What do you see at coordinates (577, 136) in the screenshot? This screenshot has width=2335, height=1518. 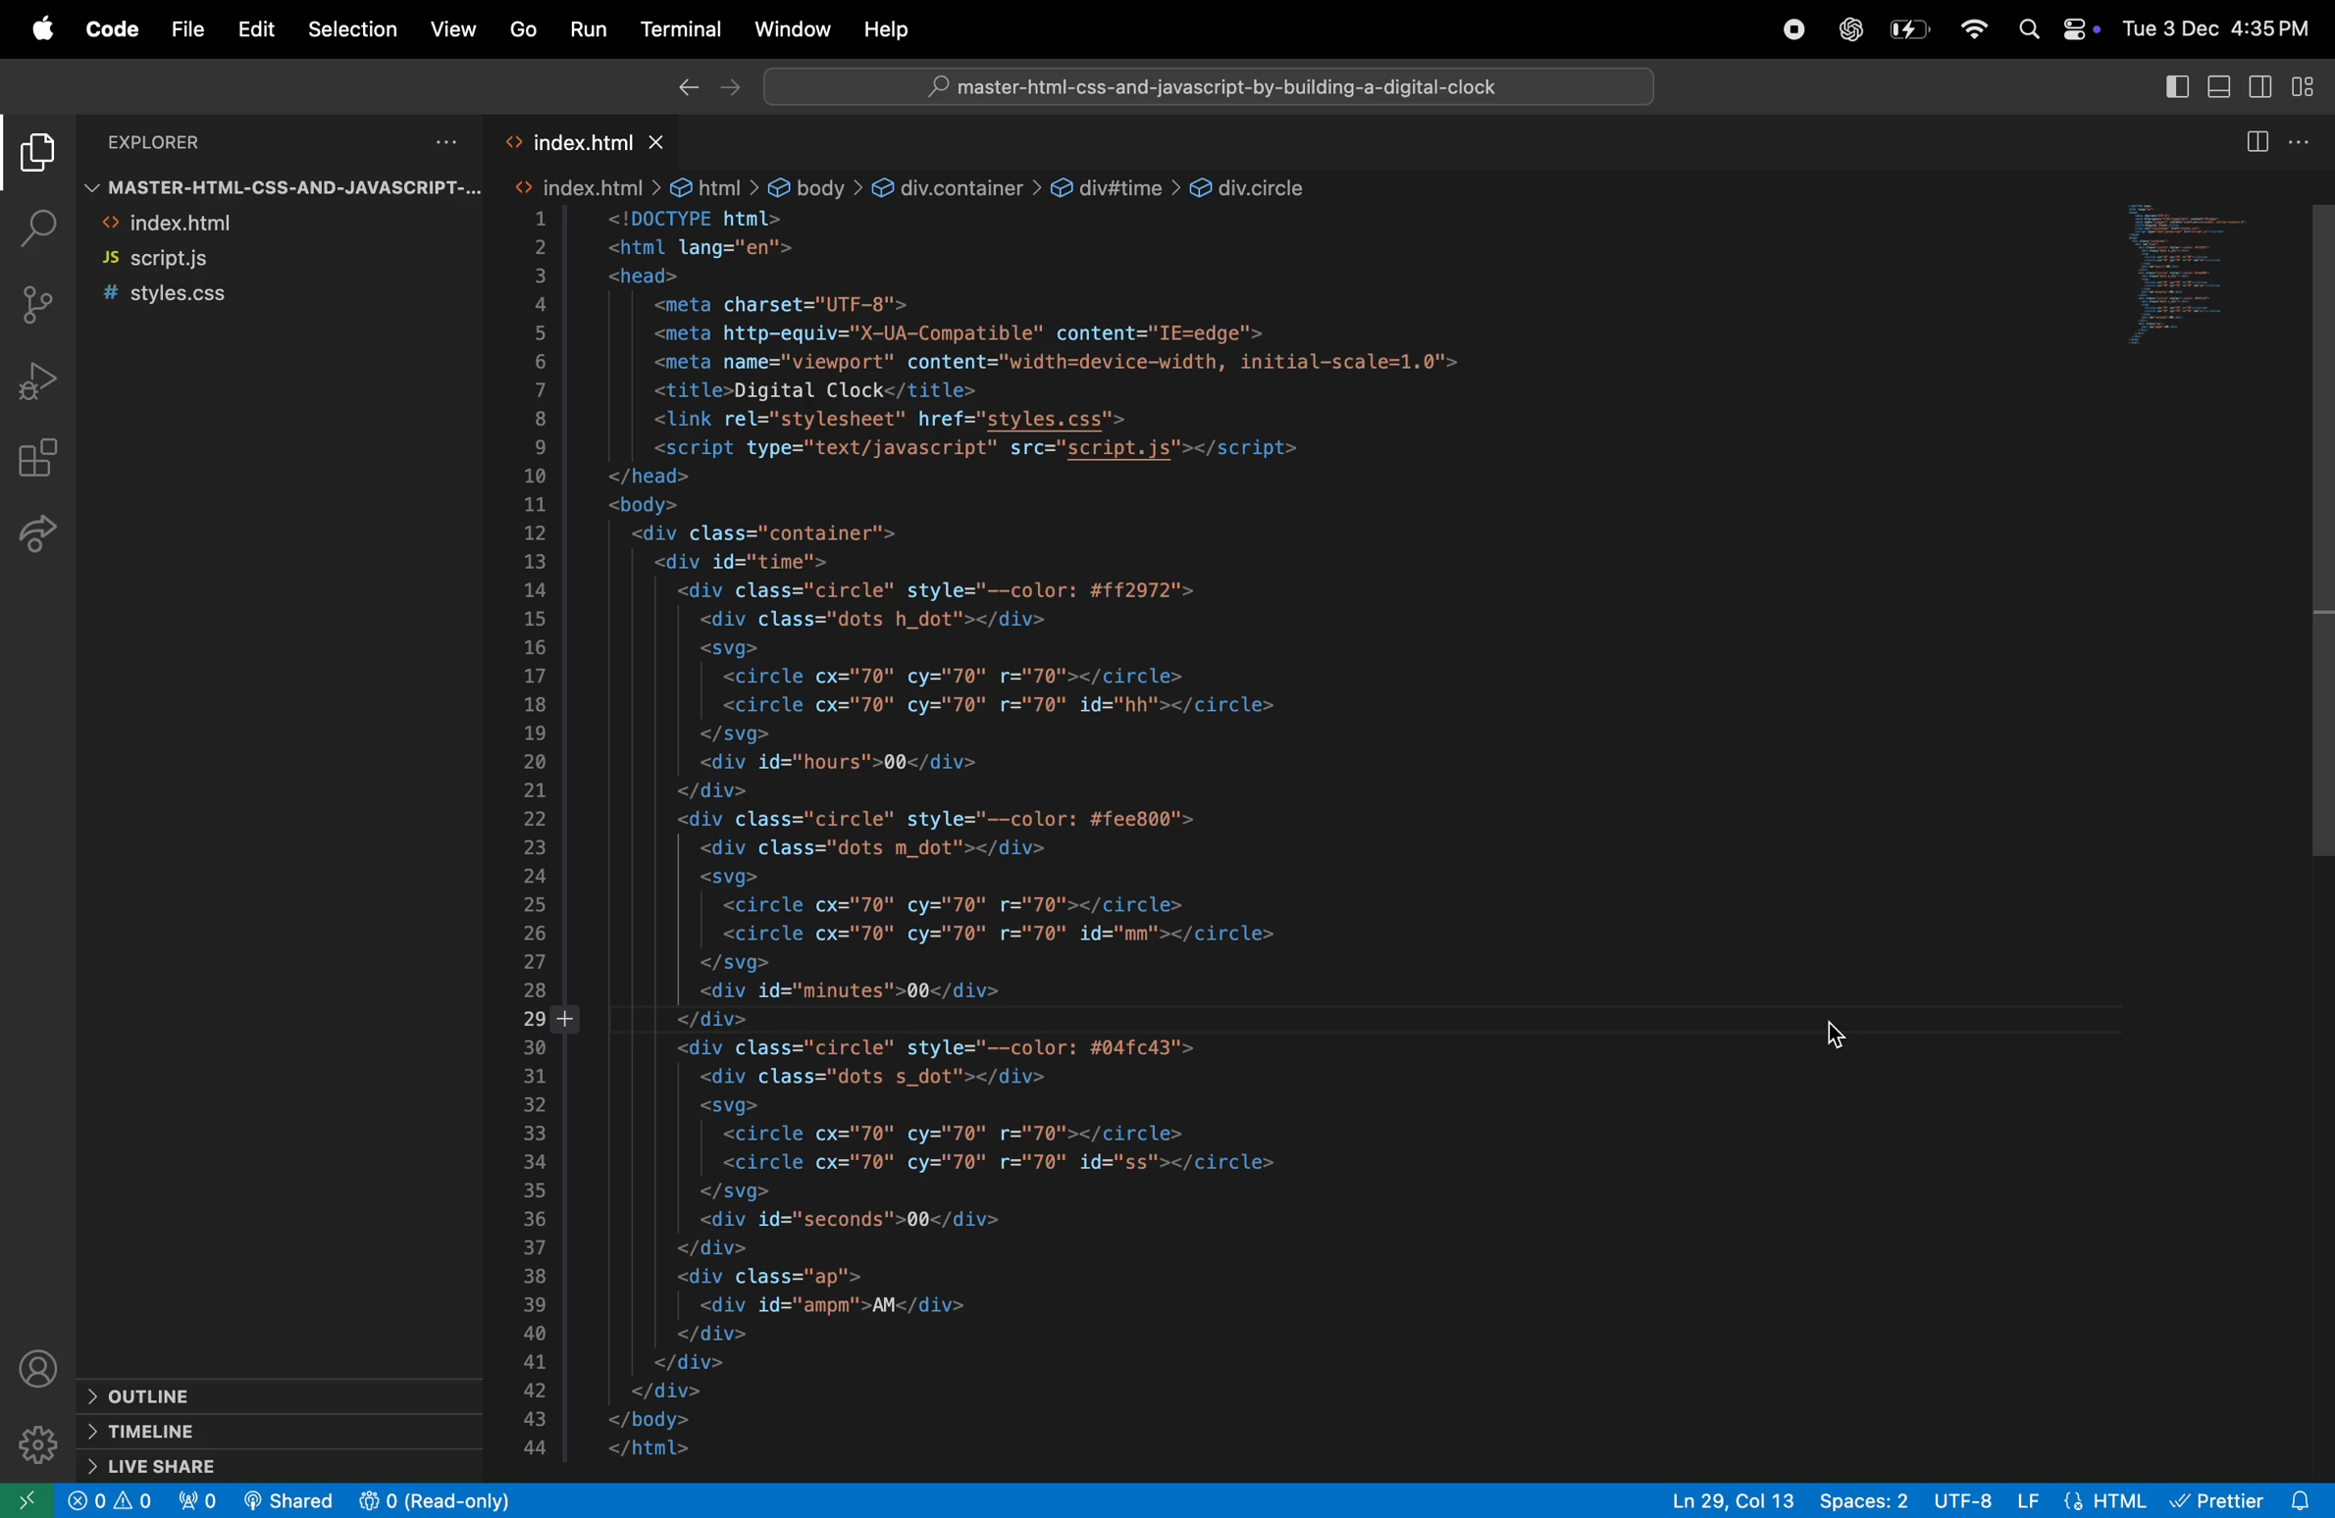 I see `index.html` at bounding box center [577, 136].